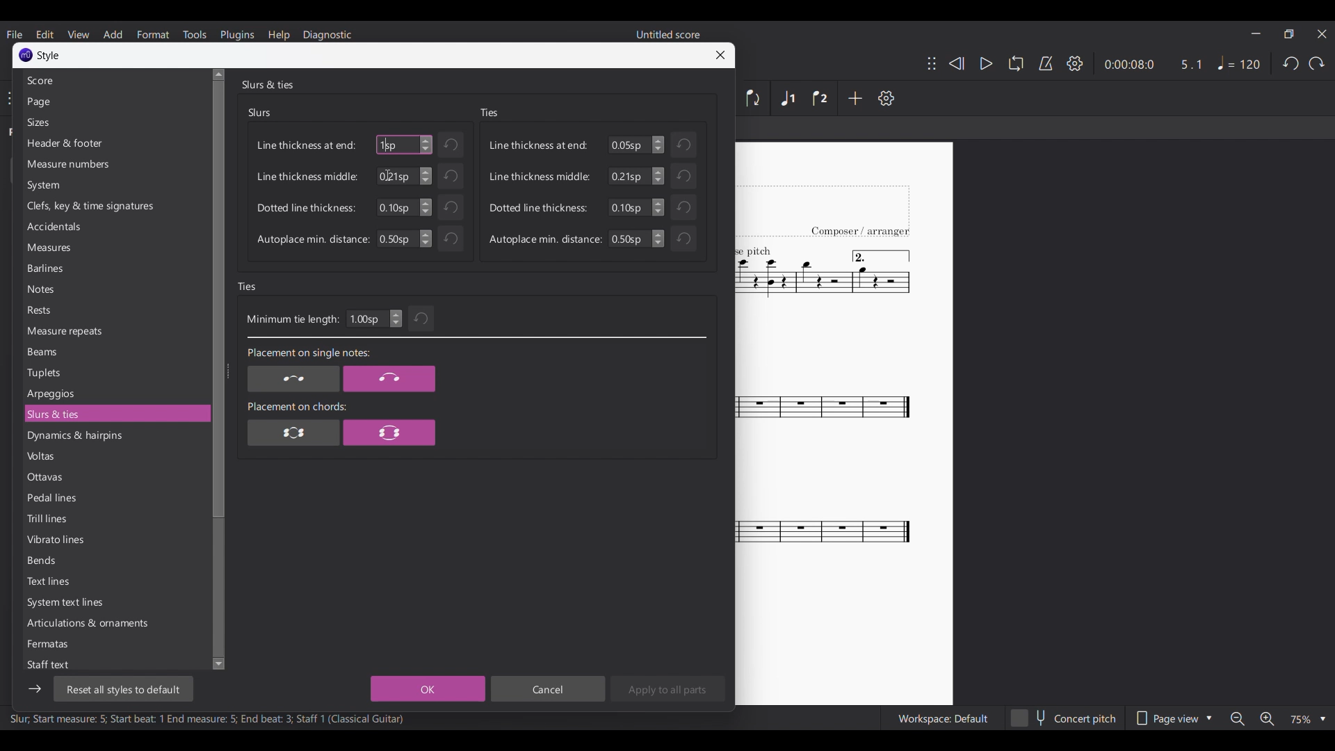 Image resolution: width=1335 pixels, height=751 pixels. Describe the element at coordinates (114, 497) in the screenshot. I see `Pedal lines` at that location.